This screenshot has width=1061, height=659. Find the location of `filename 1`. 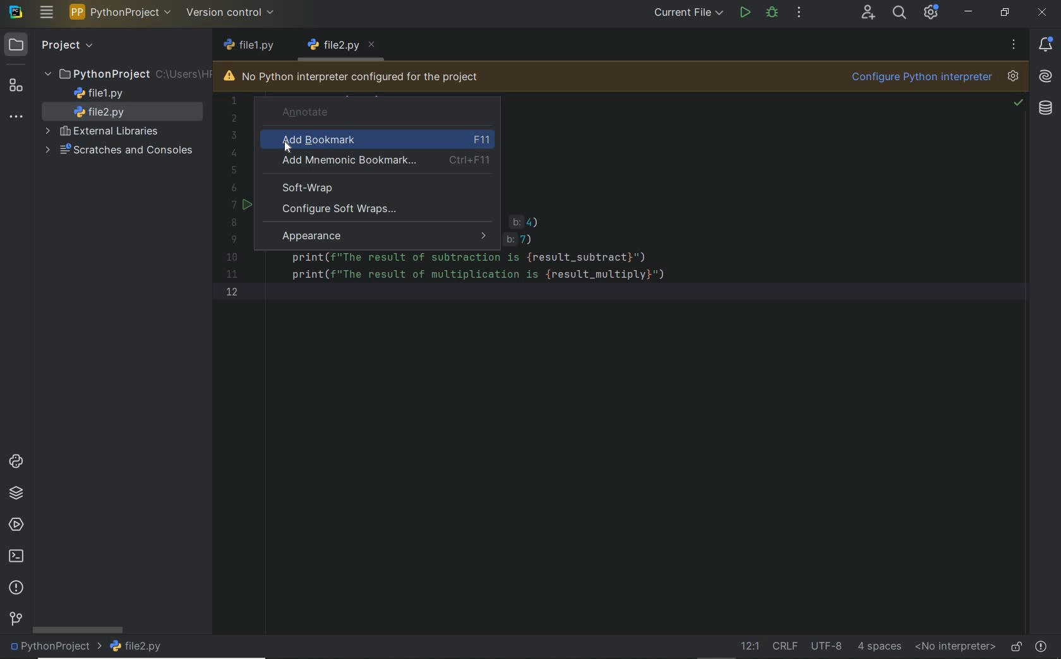

filename 1 is located at coordinates (334, 45).